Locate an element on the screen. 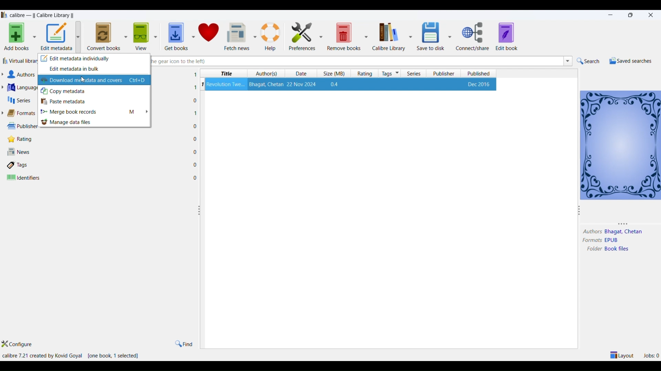 Image resolution: width=661 pixels, height=371 pixels. total books and selected books is located at coordinates (117, 356).